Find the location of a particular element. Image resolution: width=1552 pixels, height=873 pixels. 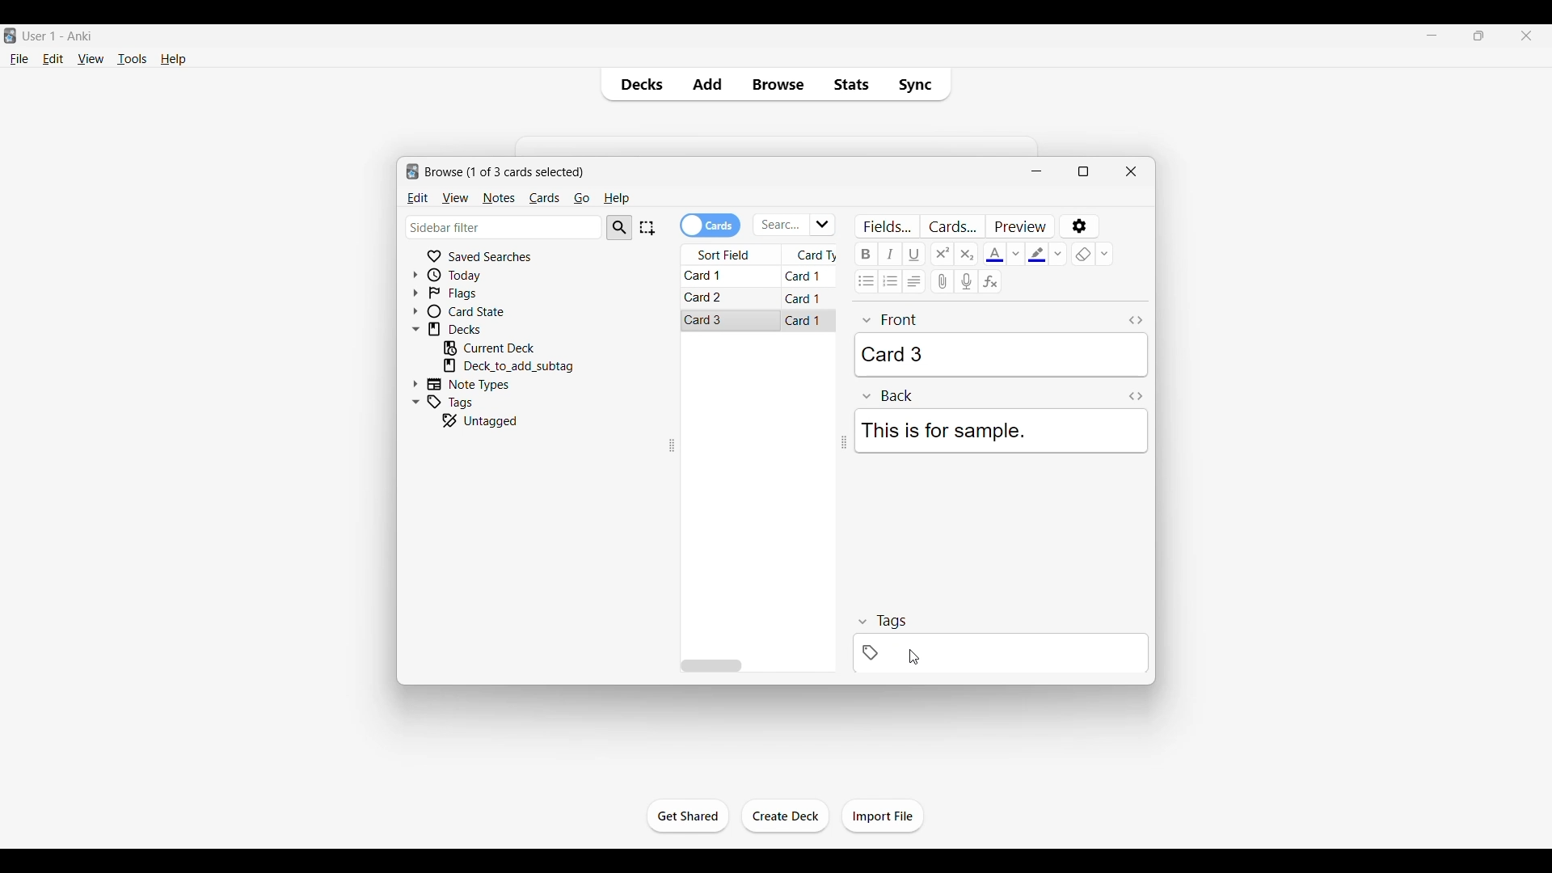

Superscript is located at coordinates (942, 254).